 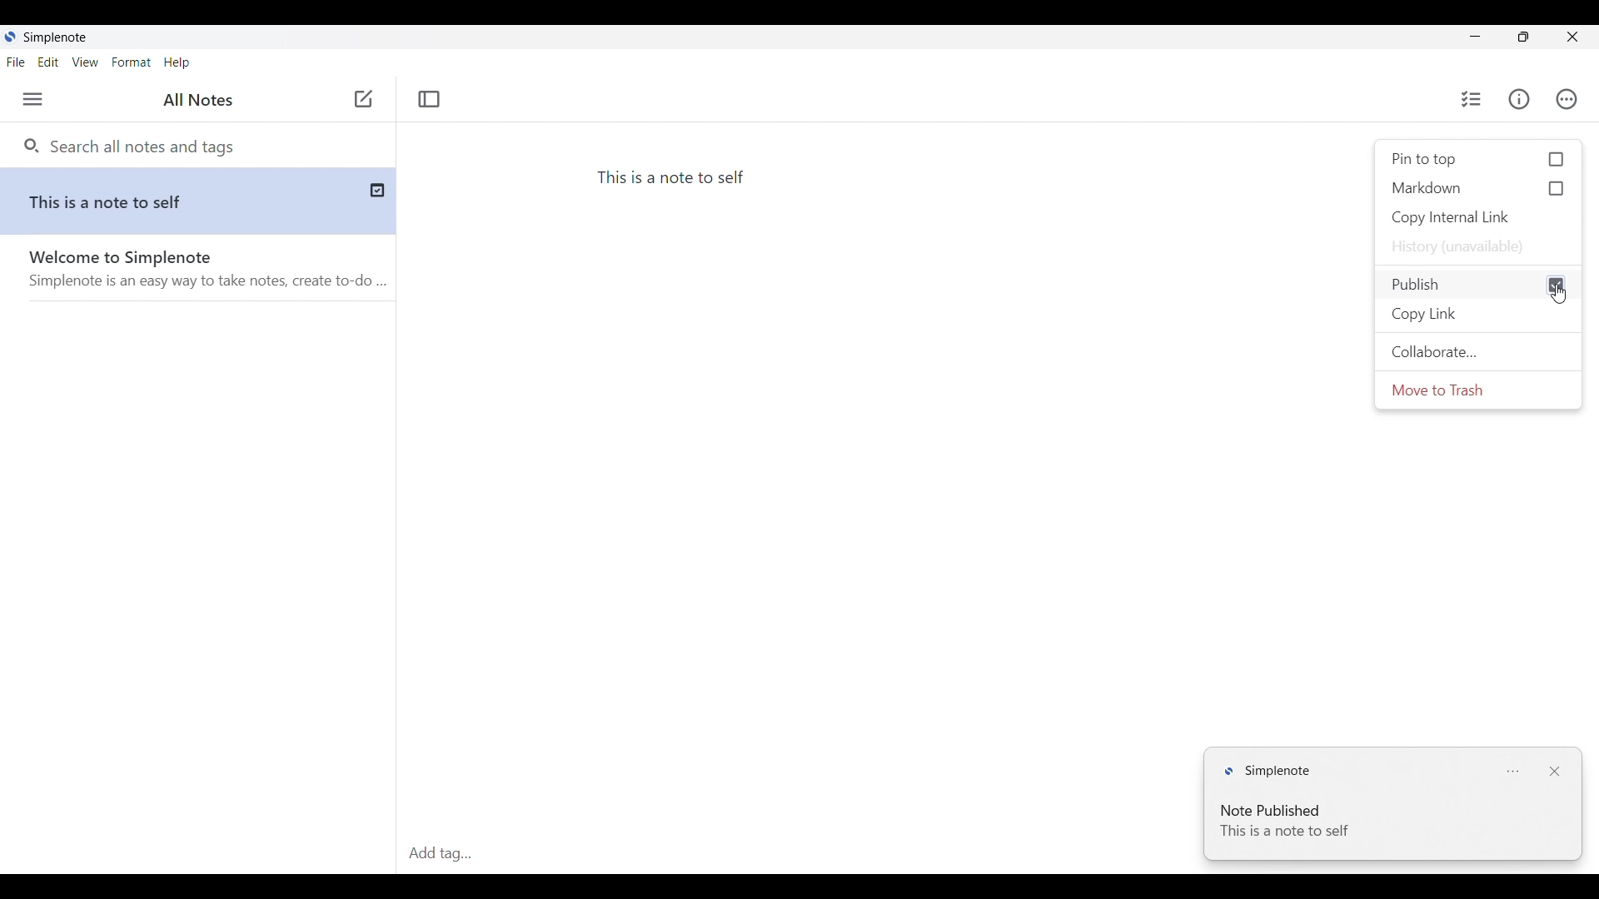 What do you see at coordinates (1477, 390) in the screenshot?
I see `Move to trash` at bounding box center [1477, 390].